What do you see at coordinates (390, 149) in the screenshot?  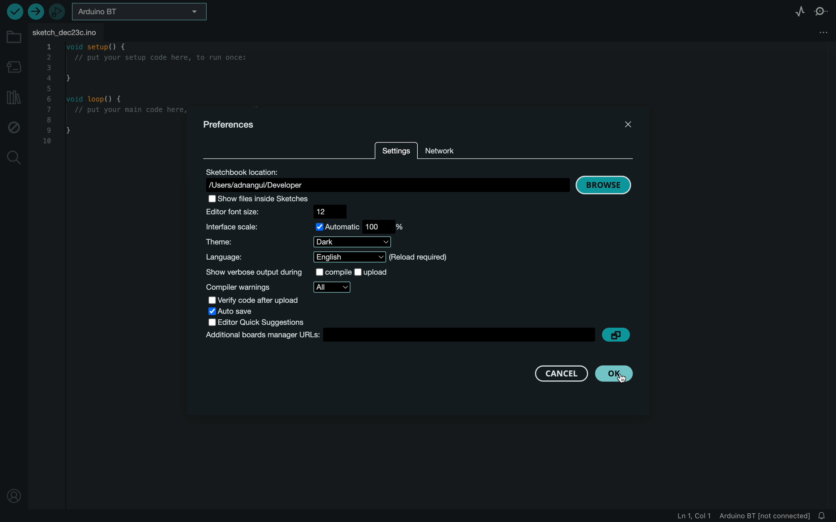 I see `setting` at bounding box center [390, 149].